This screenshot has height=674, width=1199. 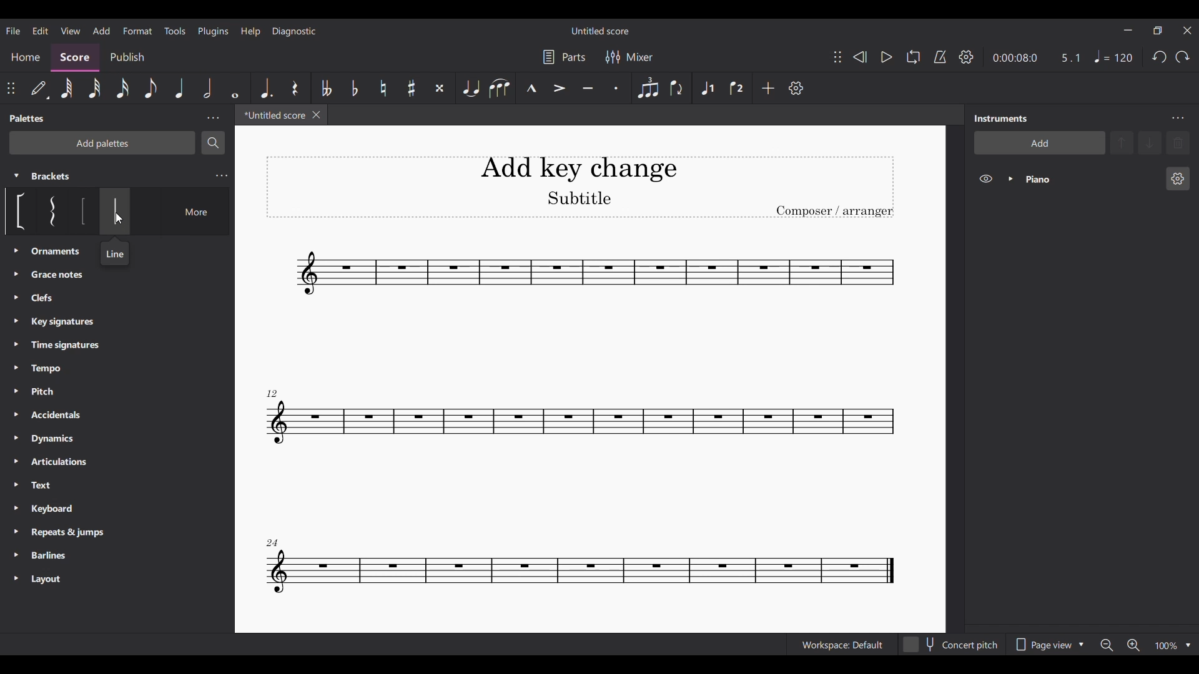 I want to click on Accent, so click(x=559, y=87).